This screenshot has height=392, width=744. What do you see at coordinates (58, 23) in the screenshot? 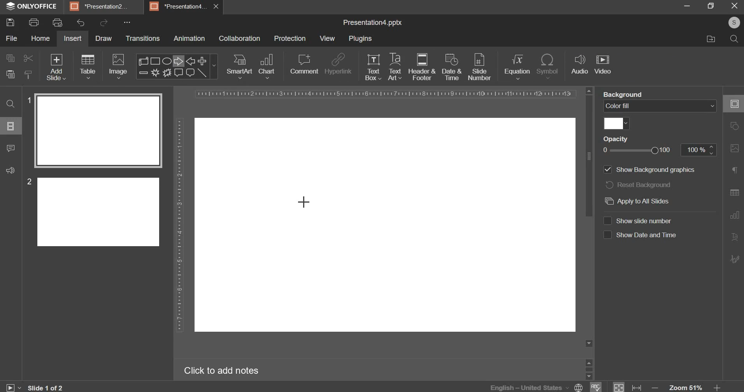
I see `print preview` at bounding box center [58, 23].